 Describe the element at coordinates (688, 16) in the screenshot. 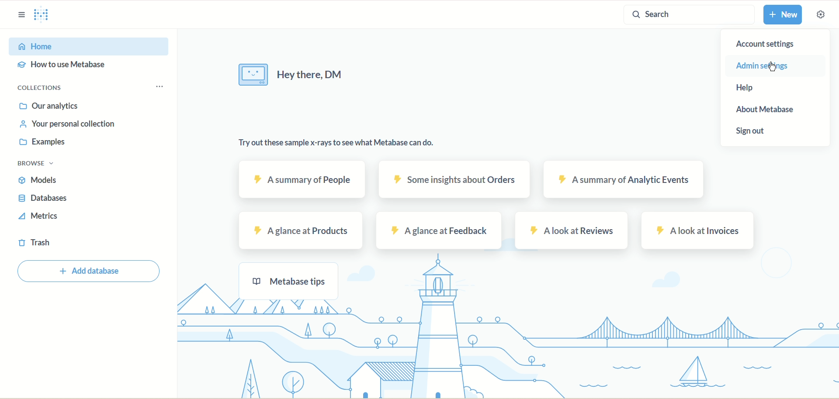

I see `Search` at that location.